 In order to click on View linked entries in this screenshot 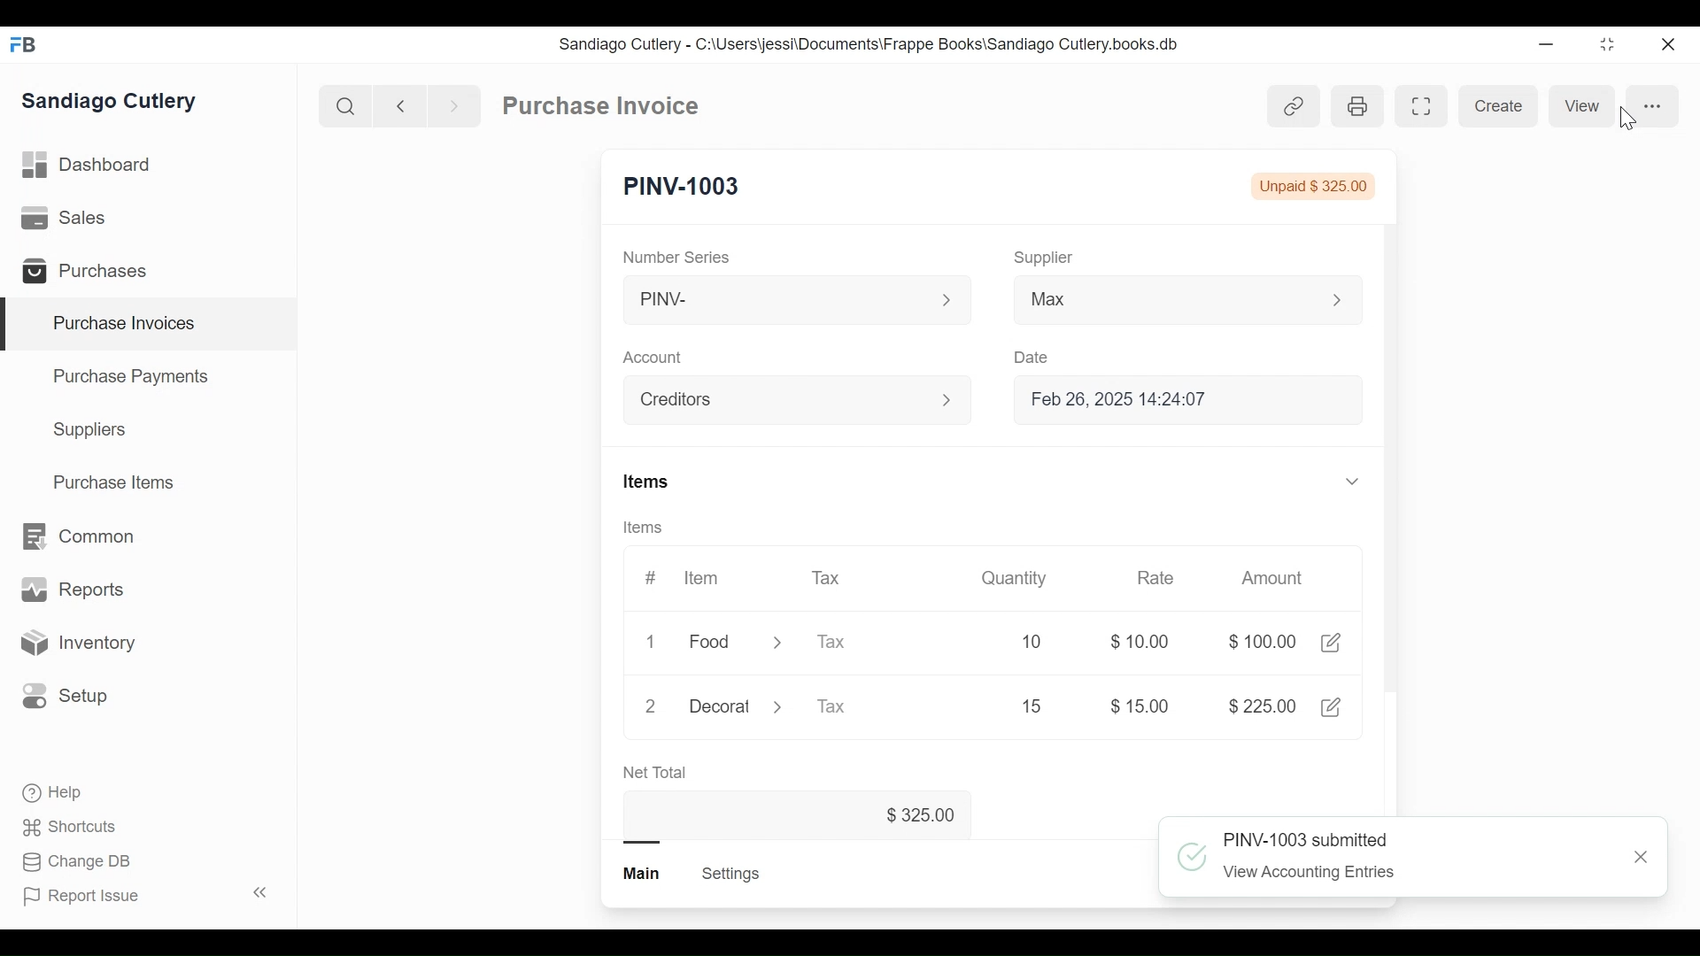, I will do `click(1293, 105)`.